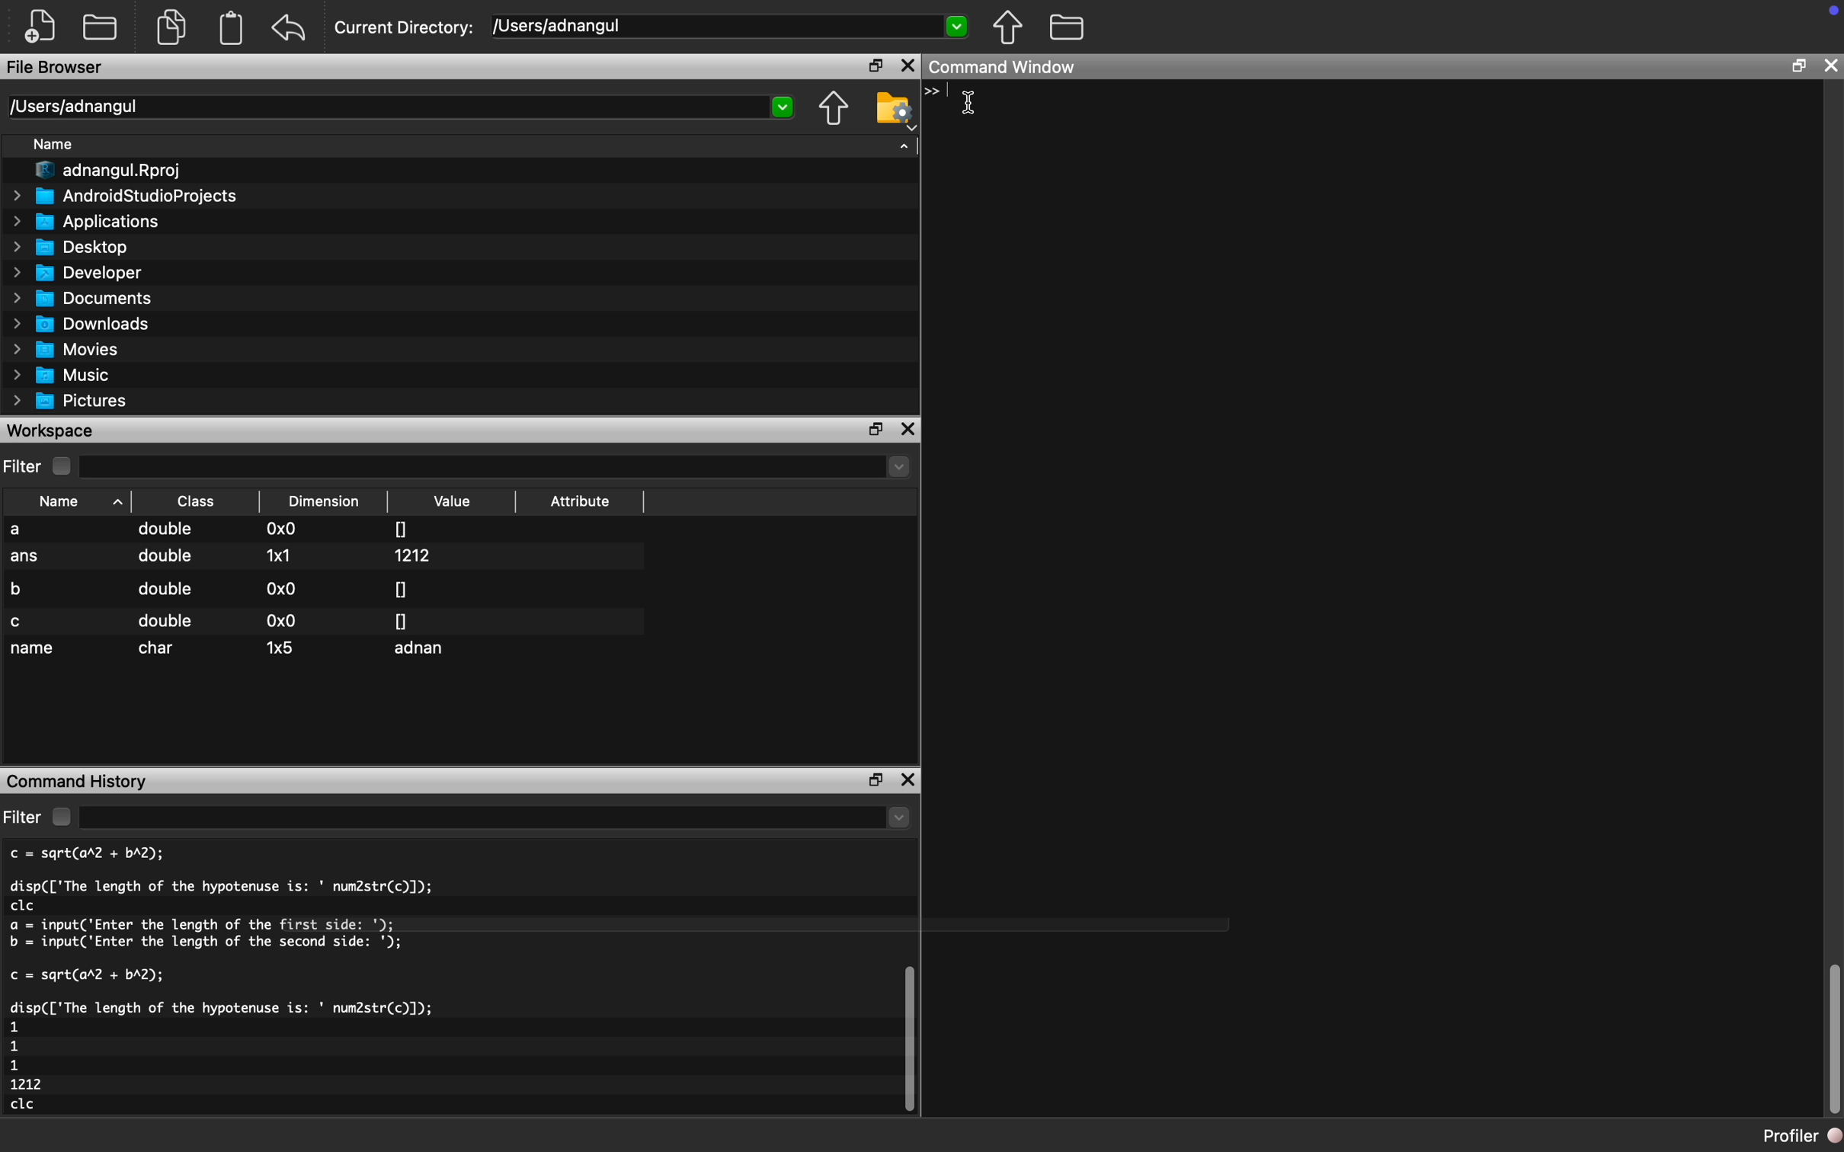  What do you see at coordinates (23, 587) in the screenshot?
I see `b` at bounding box center [23, 587].